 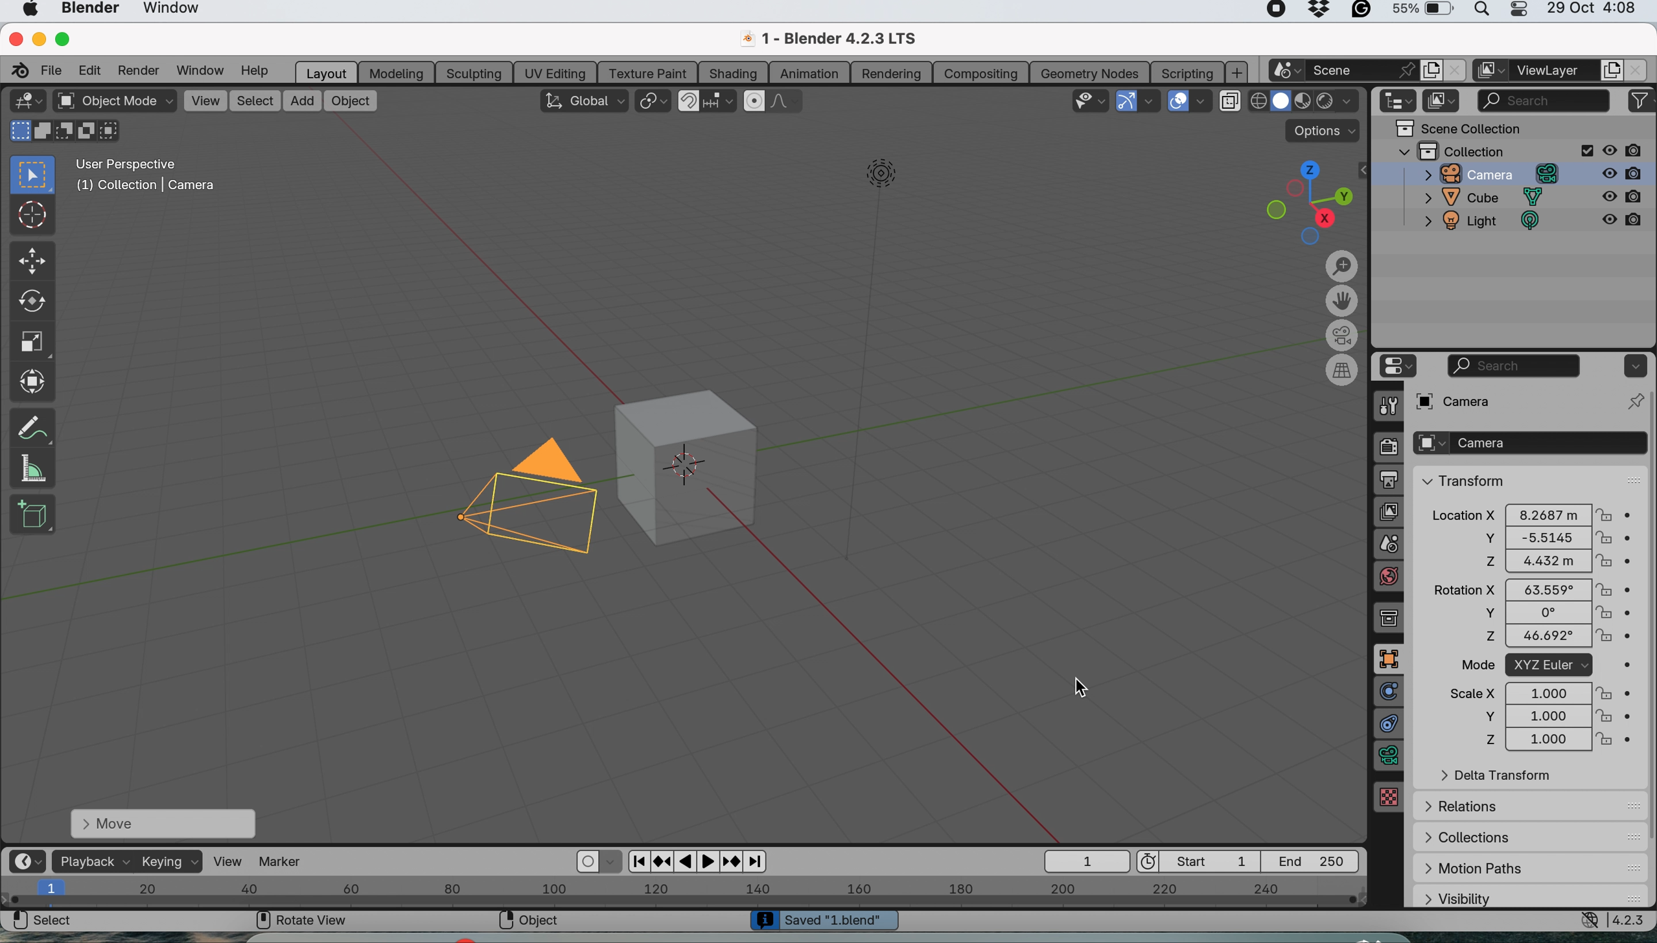 I want to click on network settings, so click(x=1587, y=921).